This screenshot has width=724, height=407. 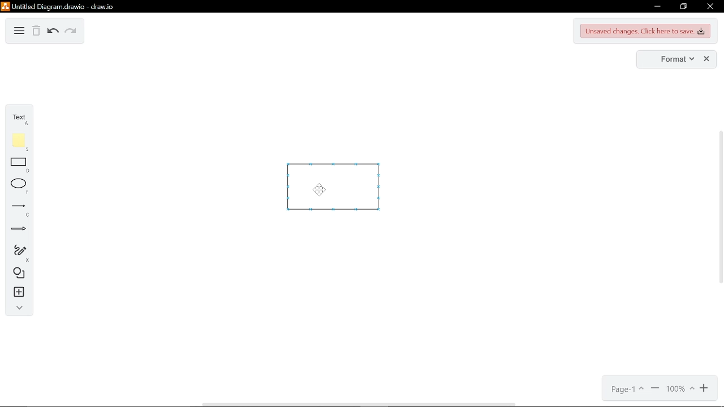 I want to click on undo, so click(x=53, y=32).